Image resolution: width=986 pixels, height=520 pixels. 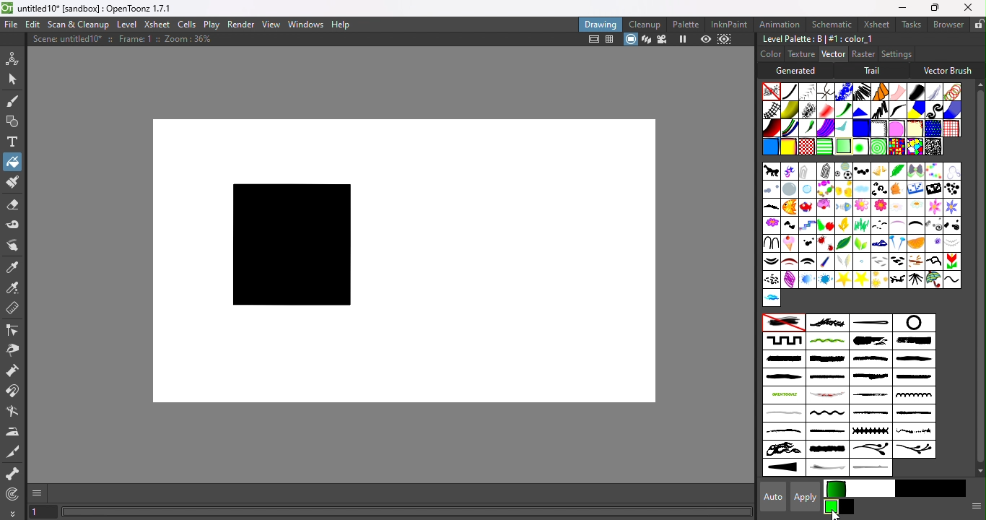 What do you see at coordinates (948, 24) in the screenshot?
I see `Browser` at bounding box center [948, 24].